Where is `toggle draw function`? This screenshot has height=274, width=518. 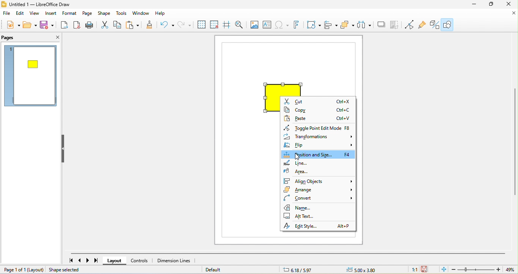
toggle draw function is located at coordinates (434, 24).